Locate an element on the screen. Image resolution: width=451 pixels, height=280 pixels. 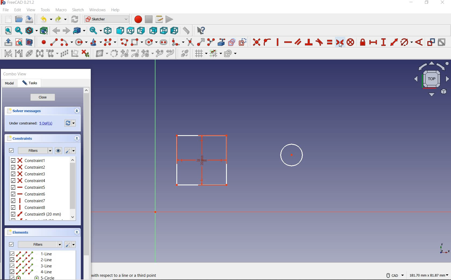
create regular polygon is located at coordinates (151, 42).